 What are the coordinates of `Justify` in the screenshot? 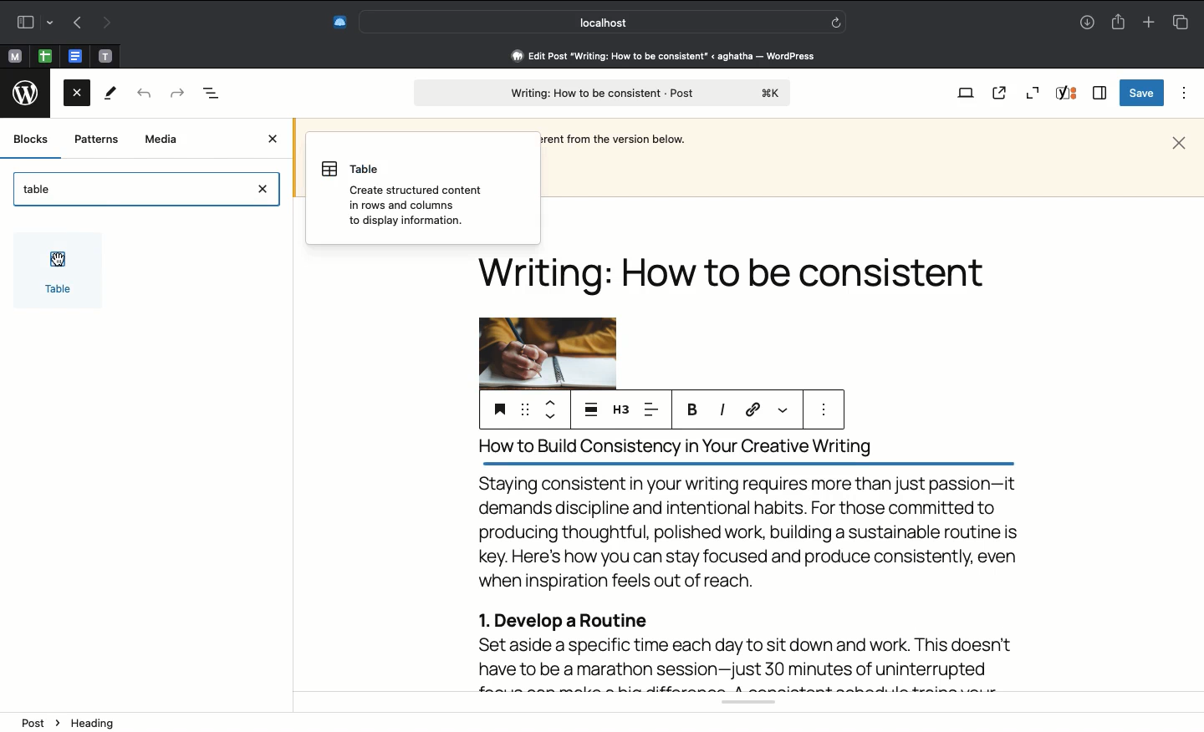 It's located at (591, 408).